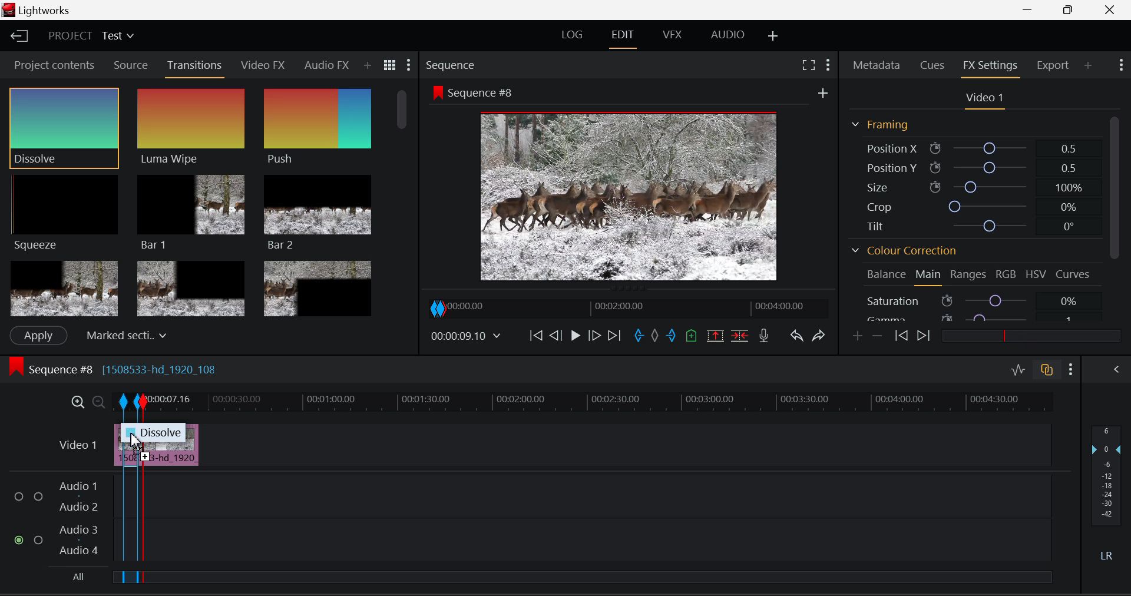  I want to click on Audio Input Checkbox, so click(38, 496).